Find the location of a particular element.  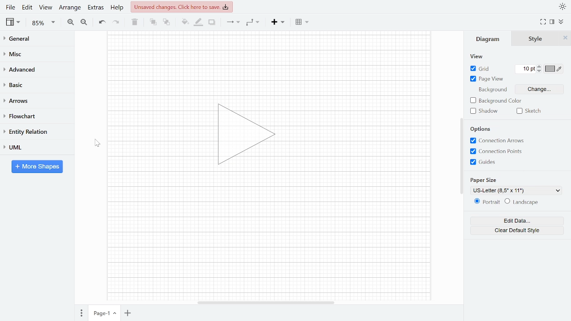

basic is located at coordinates (34, 84).